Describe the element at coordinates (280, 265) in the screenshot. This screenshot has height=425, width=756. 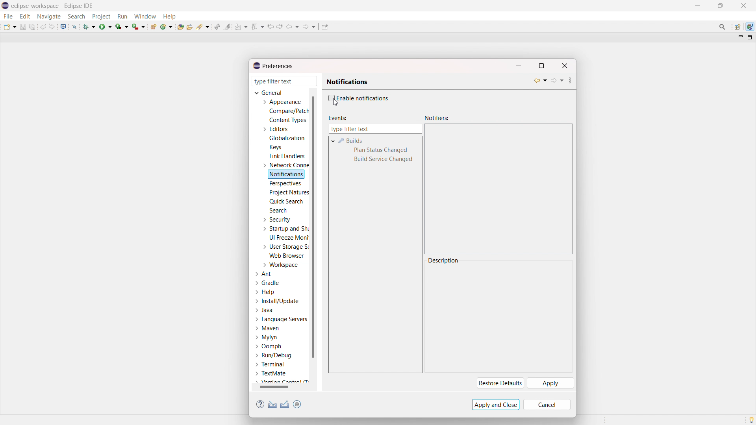
I see `workspace` at that location.